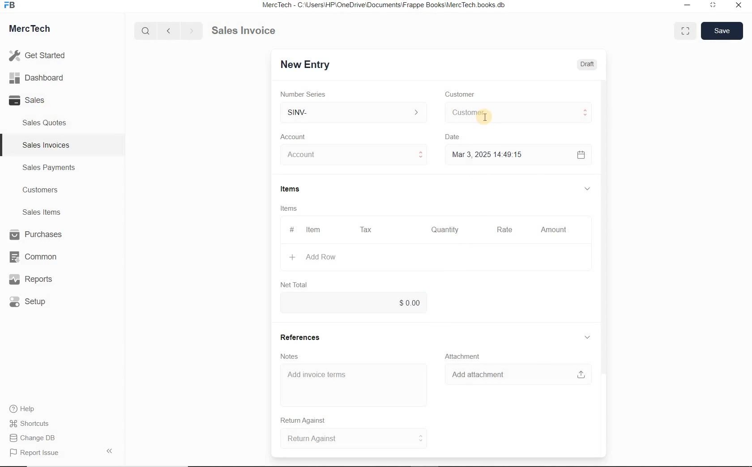 The height and width of the screenshot is (467, 752). What do you see at coordinates (683, 30) in the screenshot?
I see `Toggle between form and full width` at bounding box center [683, 30].